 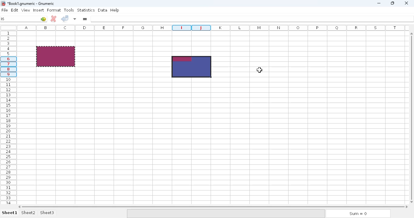 I want to click on format, so click(x=54, y=10).